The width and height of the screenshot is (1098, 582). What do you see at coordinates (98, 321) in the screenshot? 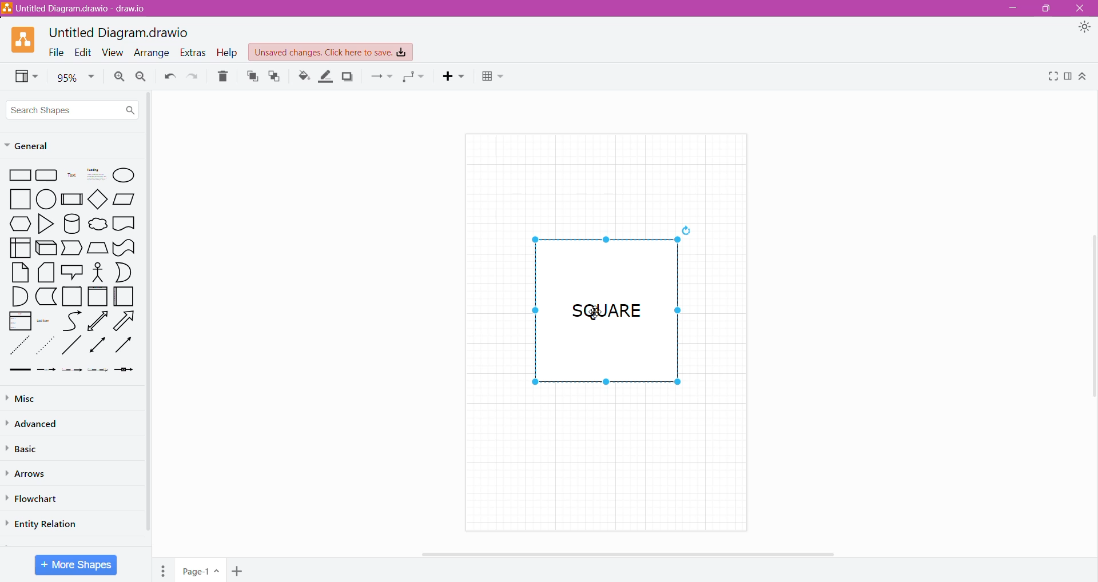
I see `Upward Arrow ` at bounding box center [98, 321].